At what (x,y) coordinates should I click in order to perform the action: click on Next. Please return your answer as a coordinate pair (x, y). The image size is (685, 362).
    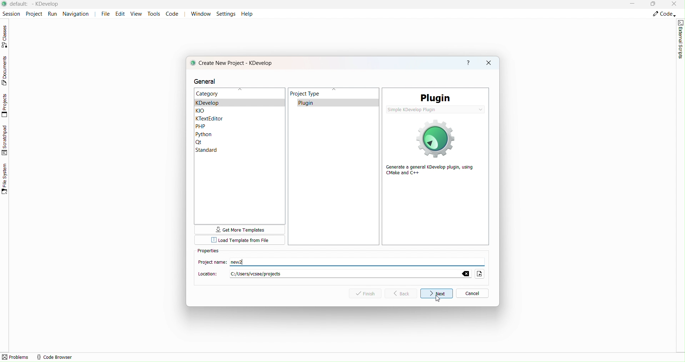
    Looking at the image, I should click on (437, 293).